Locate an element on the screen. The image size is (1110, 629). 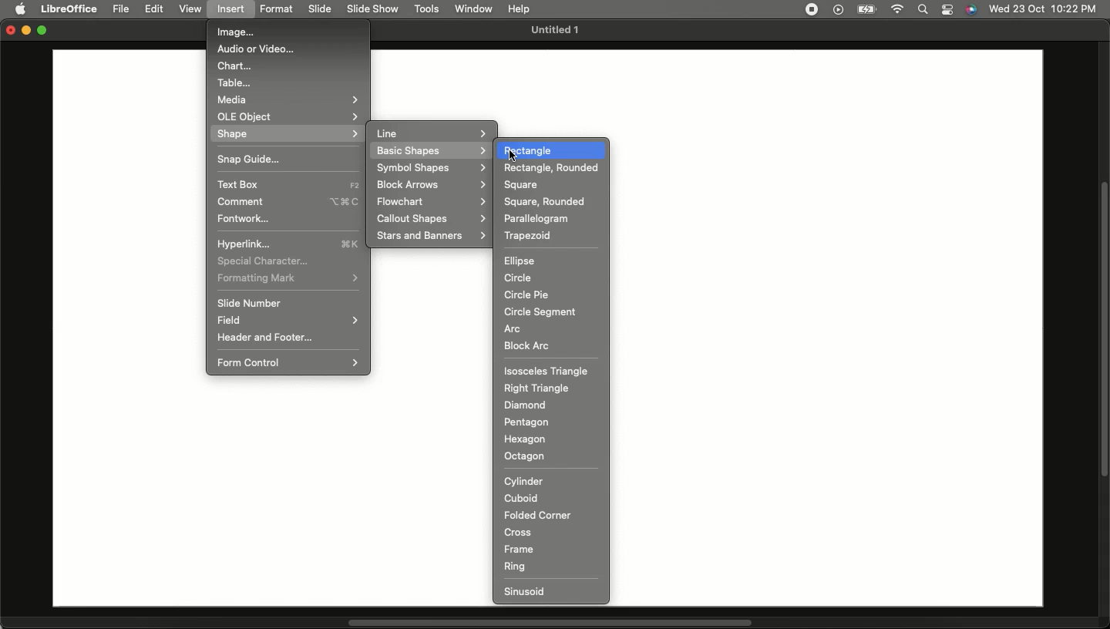
Slide show is located at coordinates (372, 8).